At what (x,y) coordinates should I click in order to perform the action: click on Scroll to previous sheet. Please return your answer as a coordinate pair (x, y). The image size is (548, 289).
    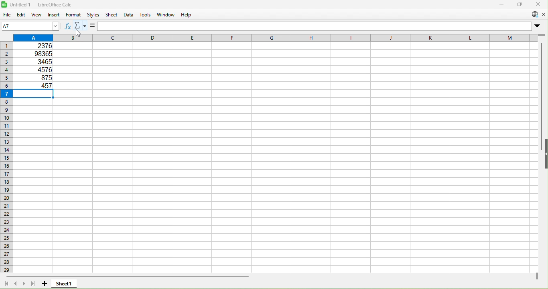
    Looking at the image, I should click on (16, 283).